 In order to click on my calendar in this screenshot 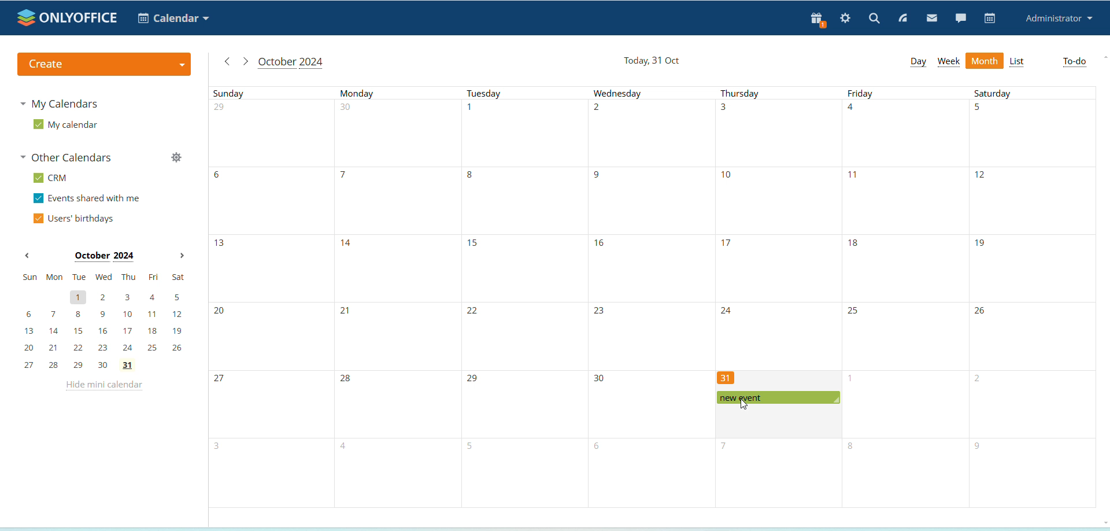, I will do `click(65, 125)`.